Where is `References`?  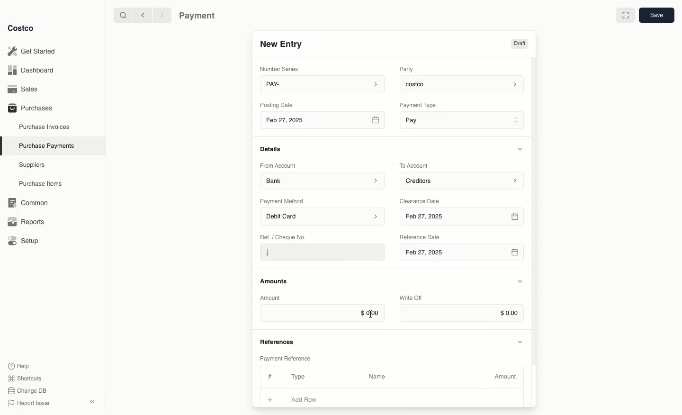 References is located at coordinates (278, 341).